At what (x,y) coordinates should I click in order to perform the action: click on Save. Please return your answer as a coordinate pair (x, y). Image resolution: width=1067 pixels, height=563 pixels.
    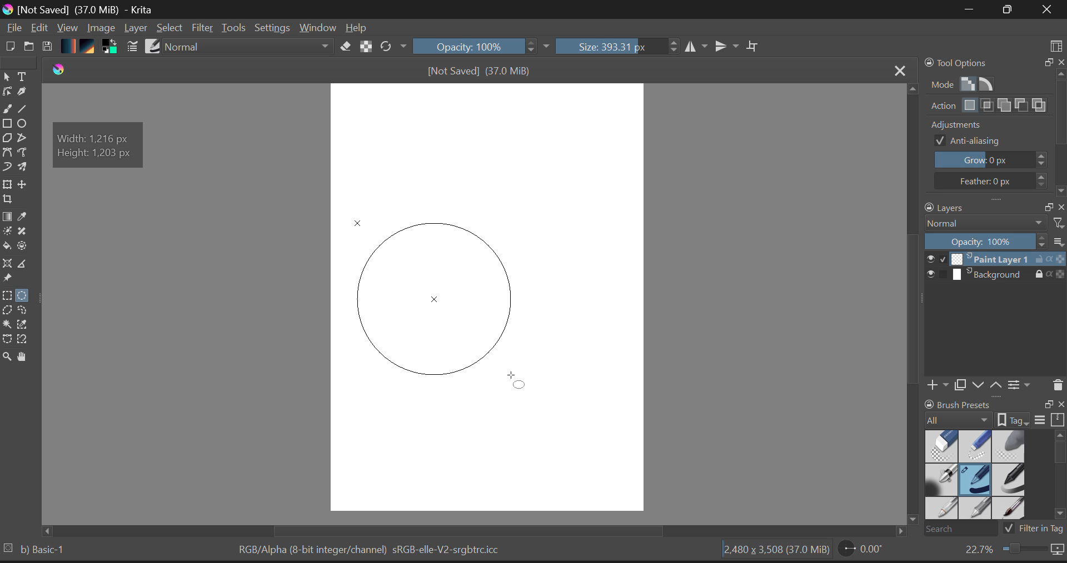
    Looking at the image, I should click on (49, 47).